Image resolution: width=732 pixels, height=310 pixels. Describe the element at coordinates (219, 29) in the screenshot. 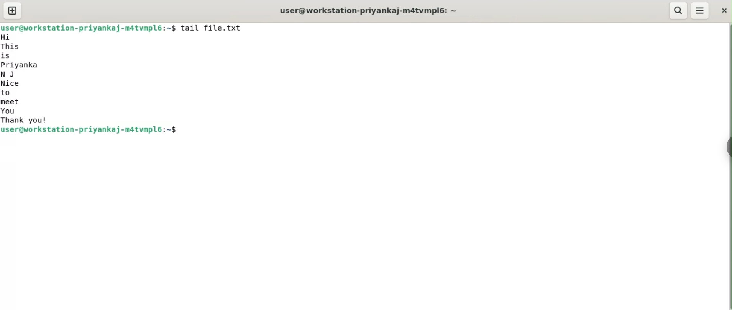

I see `command tail file.txt` at that location.